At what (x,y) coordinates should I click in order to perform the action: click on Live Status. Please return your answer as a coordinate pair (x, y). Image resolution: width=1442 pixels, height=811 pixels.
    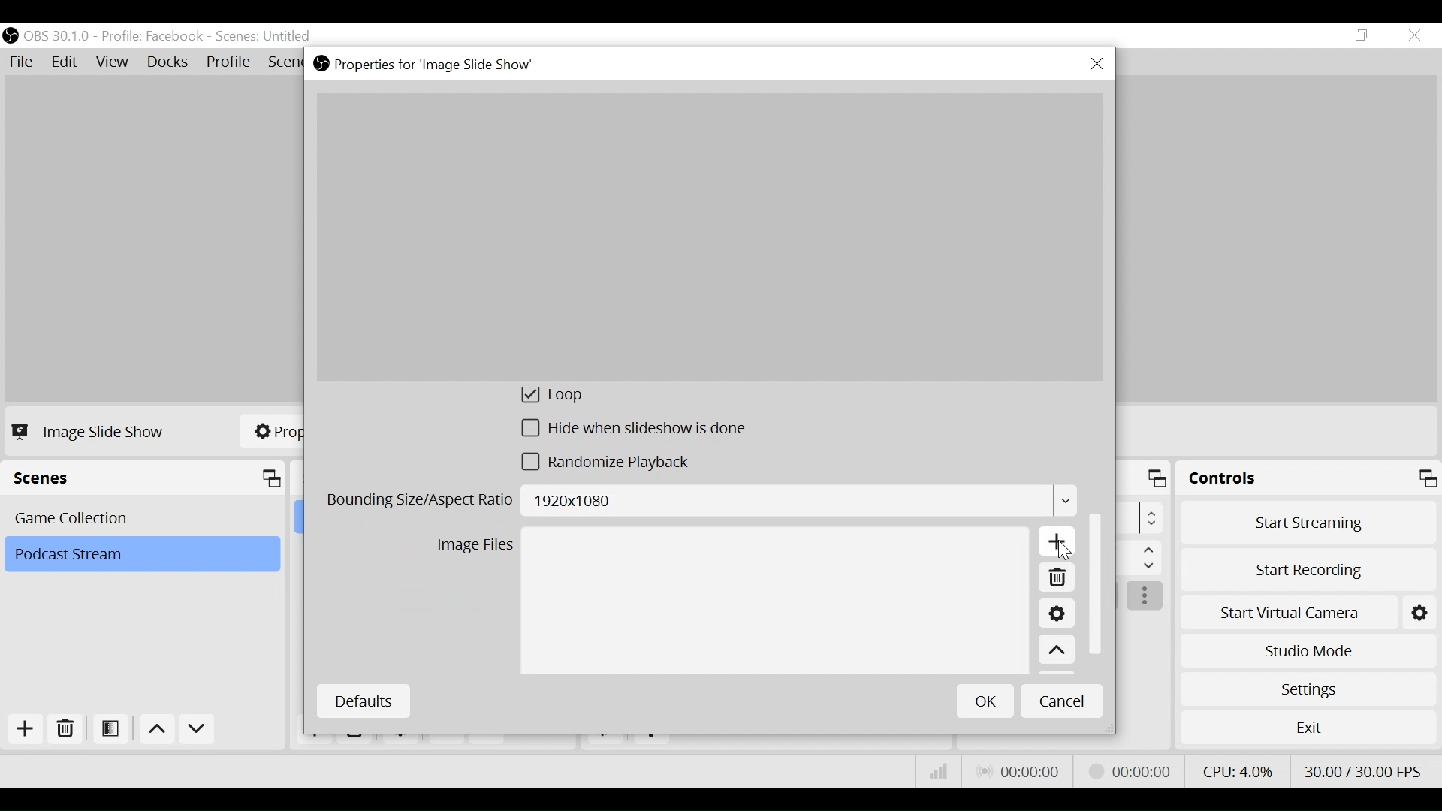
    Looking at the image, I should click on (1017, 772).